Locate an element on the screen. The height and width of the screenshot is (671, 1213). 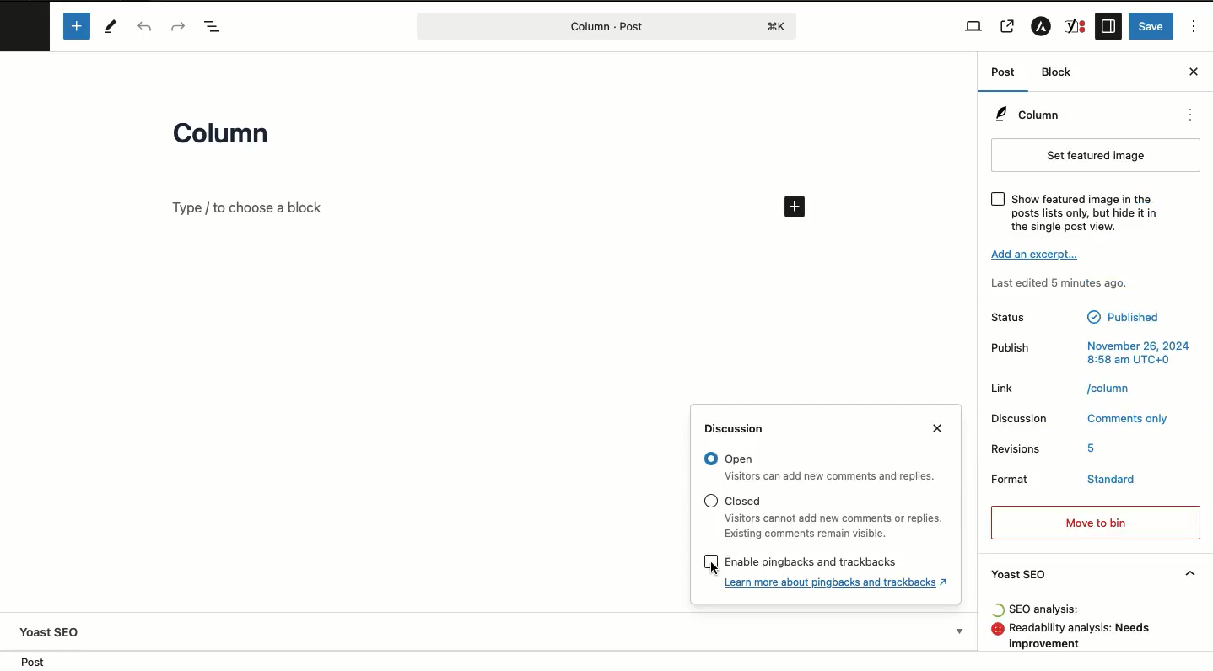
Yoast SEO is located at coordinates (50, 632).